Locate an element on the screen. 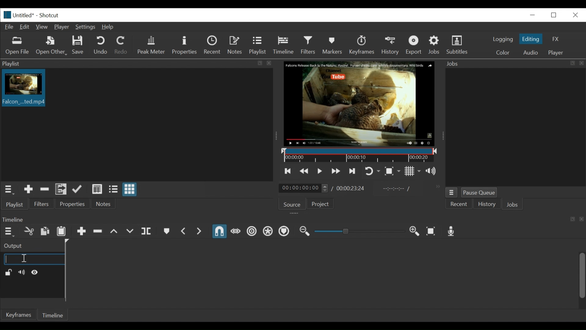 Image resolution: width=586 pixels, height=330 pixels. Restore is located at coordinates (552, 14).